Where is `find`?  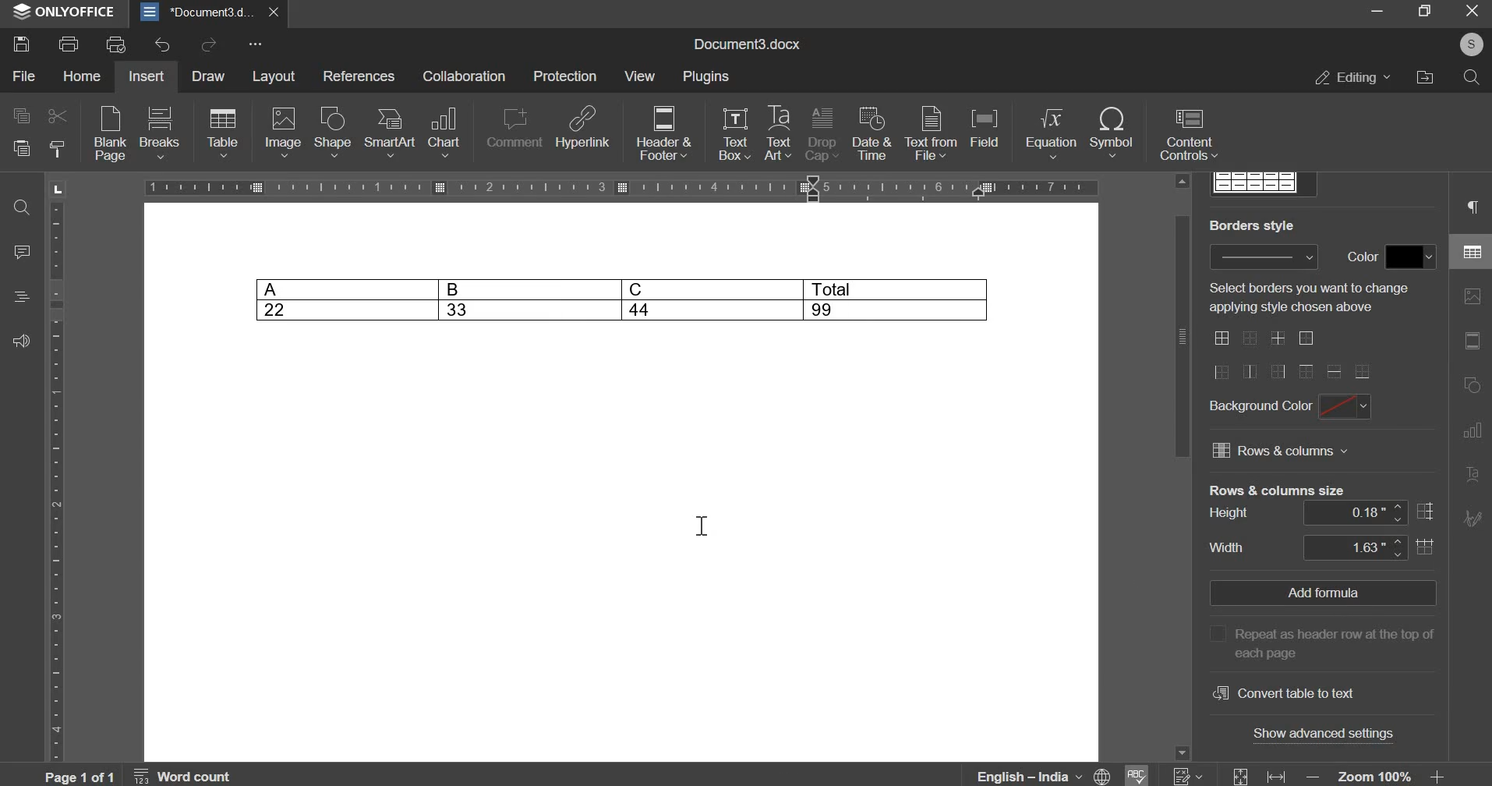
find is located at coordinates (23, 209).